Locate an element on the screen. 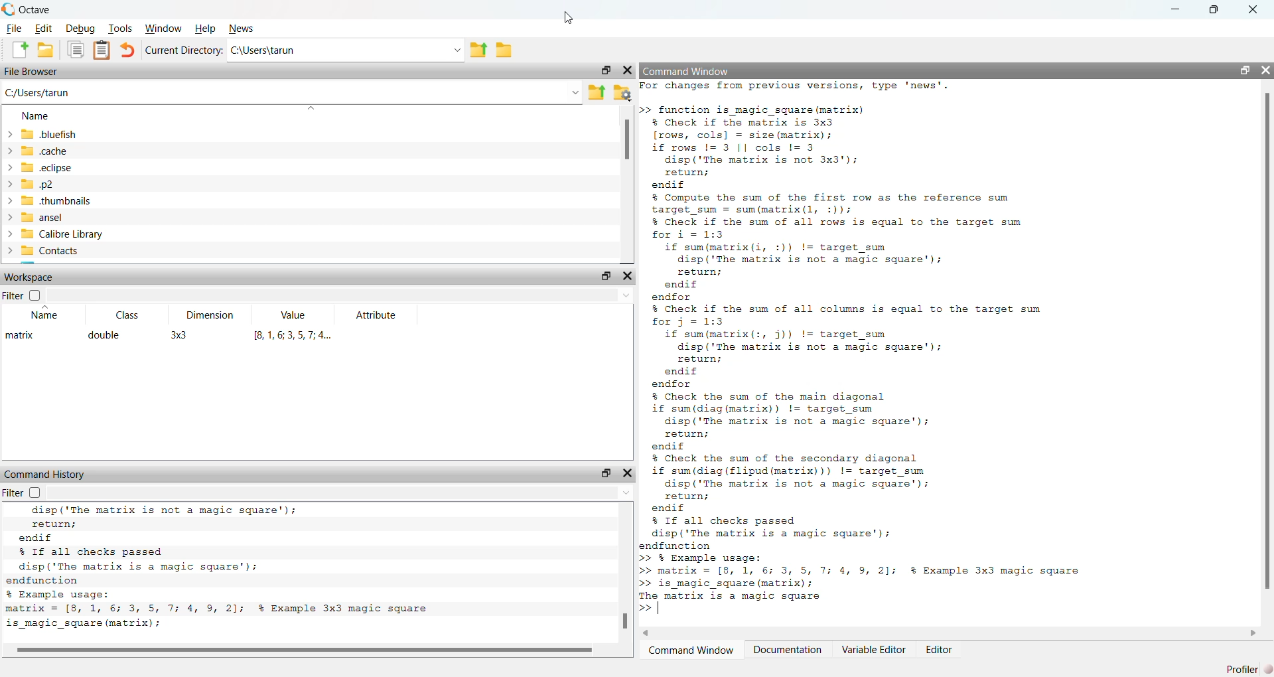  For changes from previous versions, type 'news'.>> function is_magic_square (matrix)% Check if the matrix is 3x3[rows, cols] = size (matrix);if rows !1= 3 || cols !=3disp('The matrix is not 3x3');return;endif% Compute the sum of the first row as the reference sumtarget_sum = sum(matrix(1, :));% Check if the sum of all rows is equal to the target sumfor i = 1:3if sum(matrix(i, :)) != target_sumdisp('The matrix is not a magic square’);return;endifendfor% Check if the sum of all columns is equal to the target sumfor j = 1:3if sum(matrix(:, j)) != target_sumdisp('The matrix is not a magic square’);return;endi endfor is located at coordinates (843, 235).